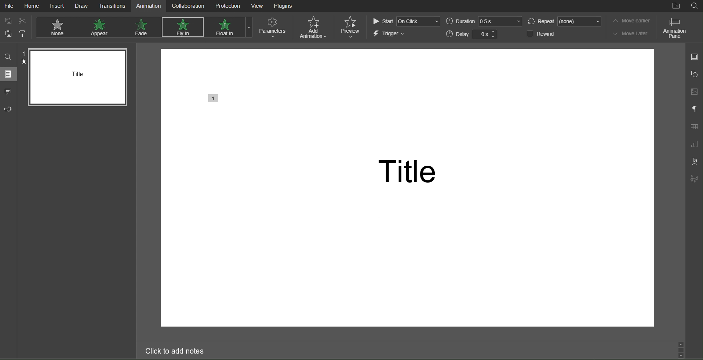  Describe the element at coordinates (176, 351) in the screenshot. I see `Click to add notes` at that location.